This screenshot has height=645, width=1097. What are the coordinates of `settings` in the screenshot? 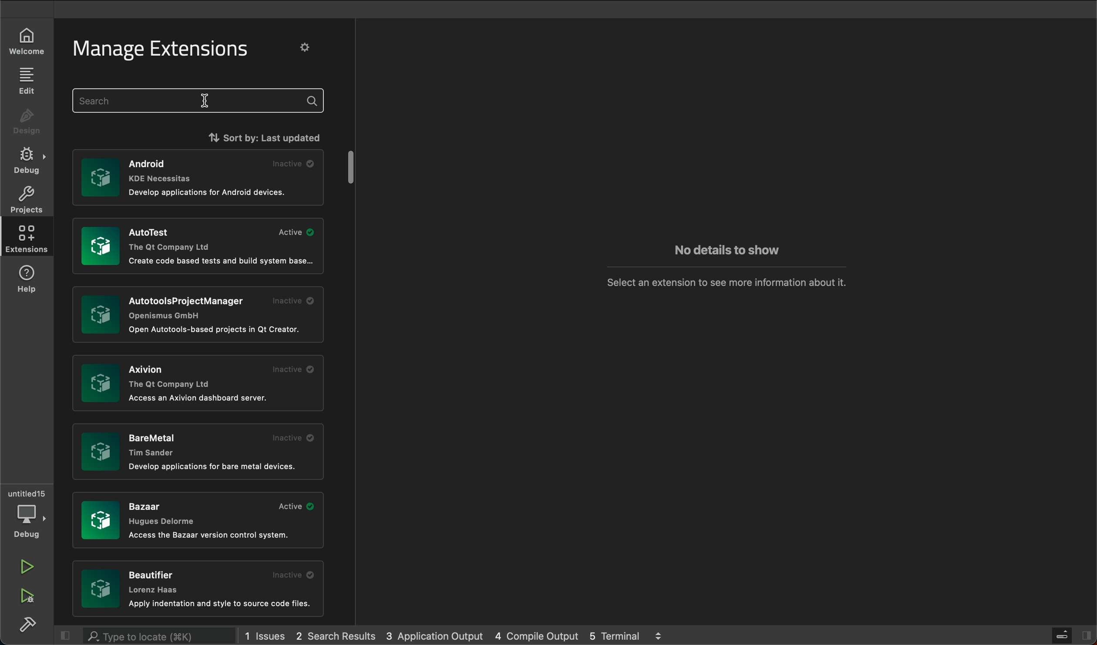 It's located at (306, 47).